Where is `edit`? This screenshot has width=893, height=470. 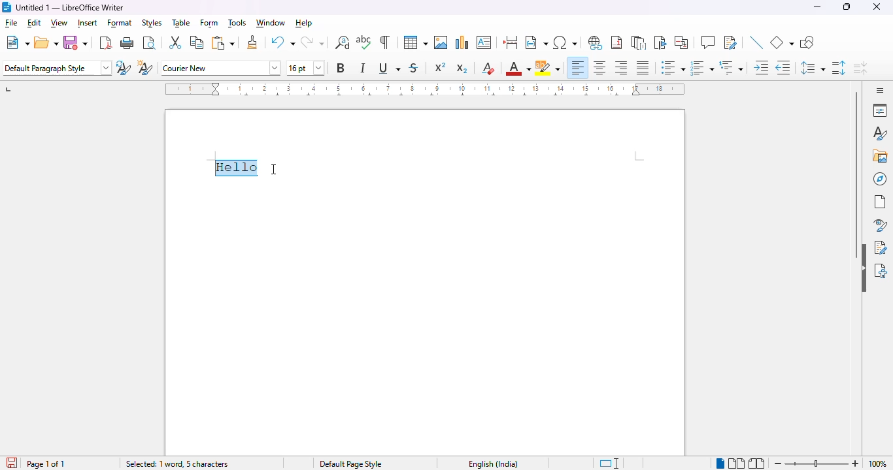 edit is located at coordinates (35, 23).